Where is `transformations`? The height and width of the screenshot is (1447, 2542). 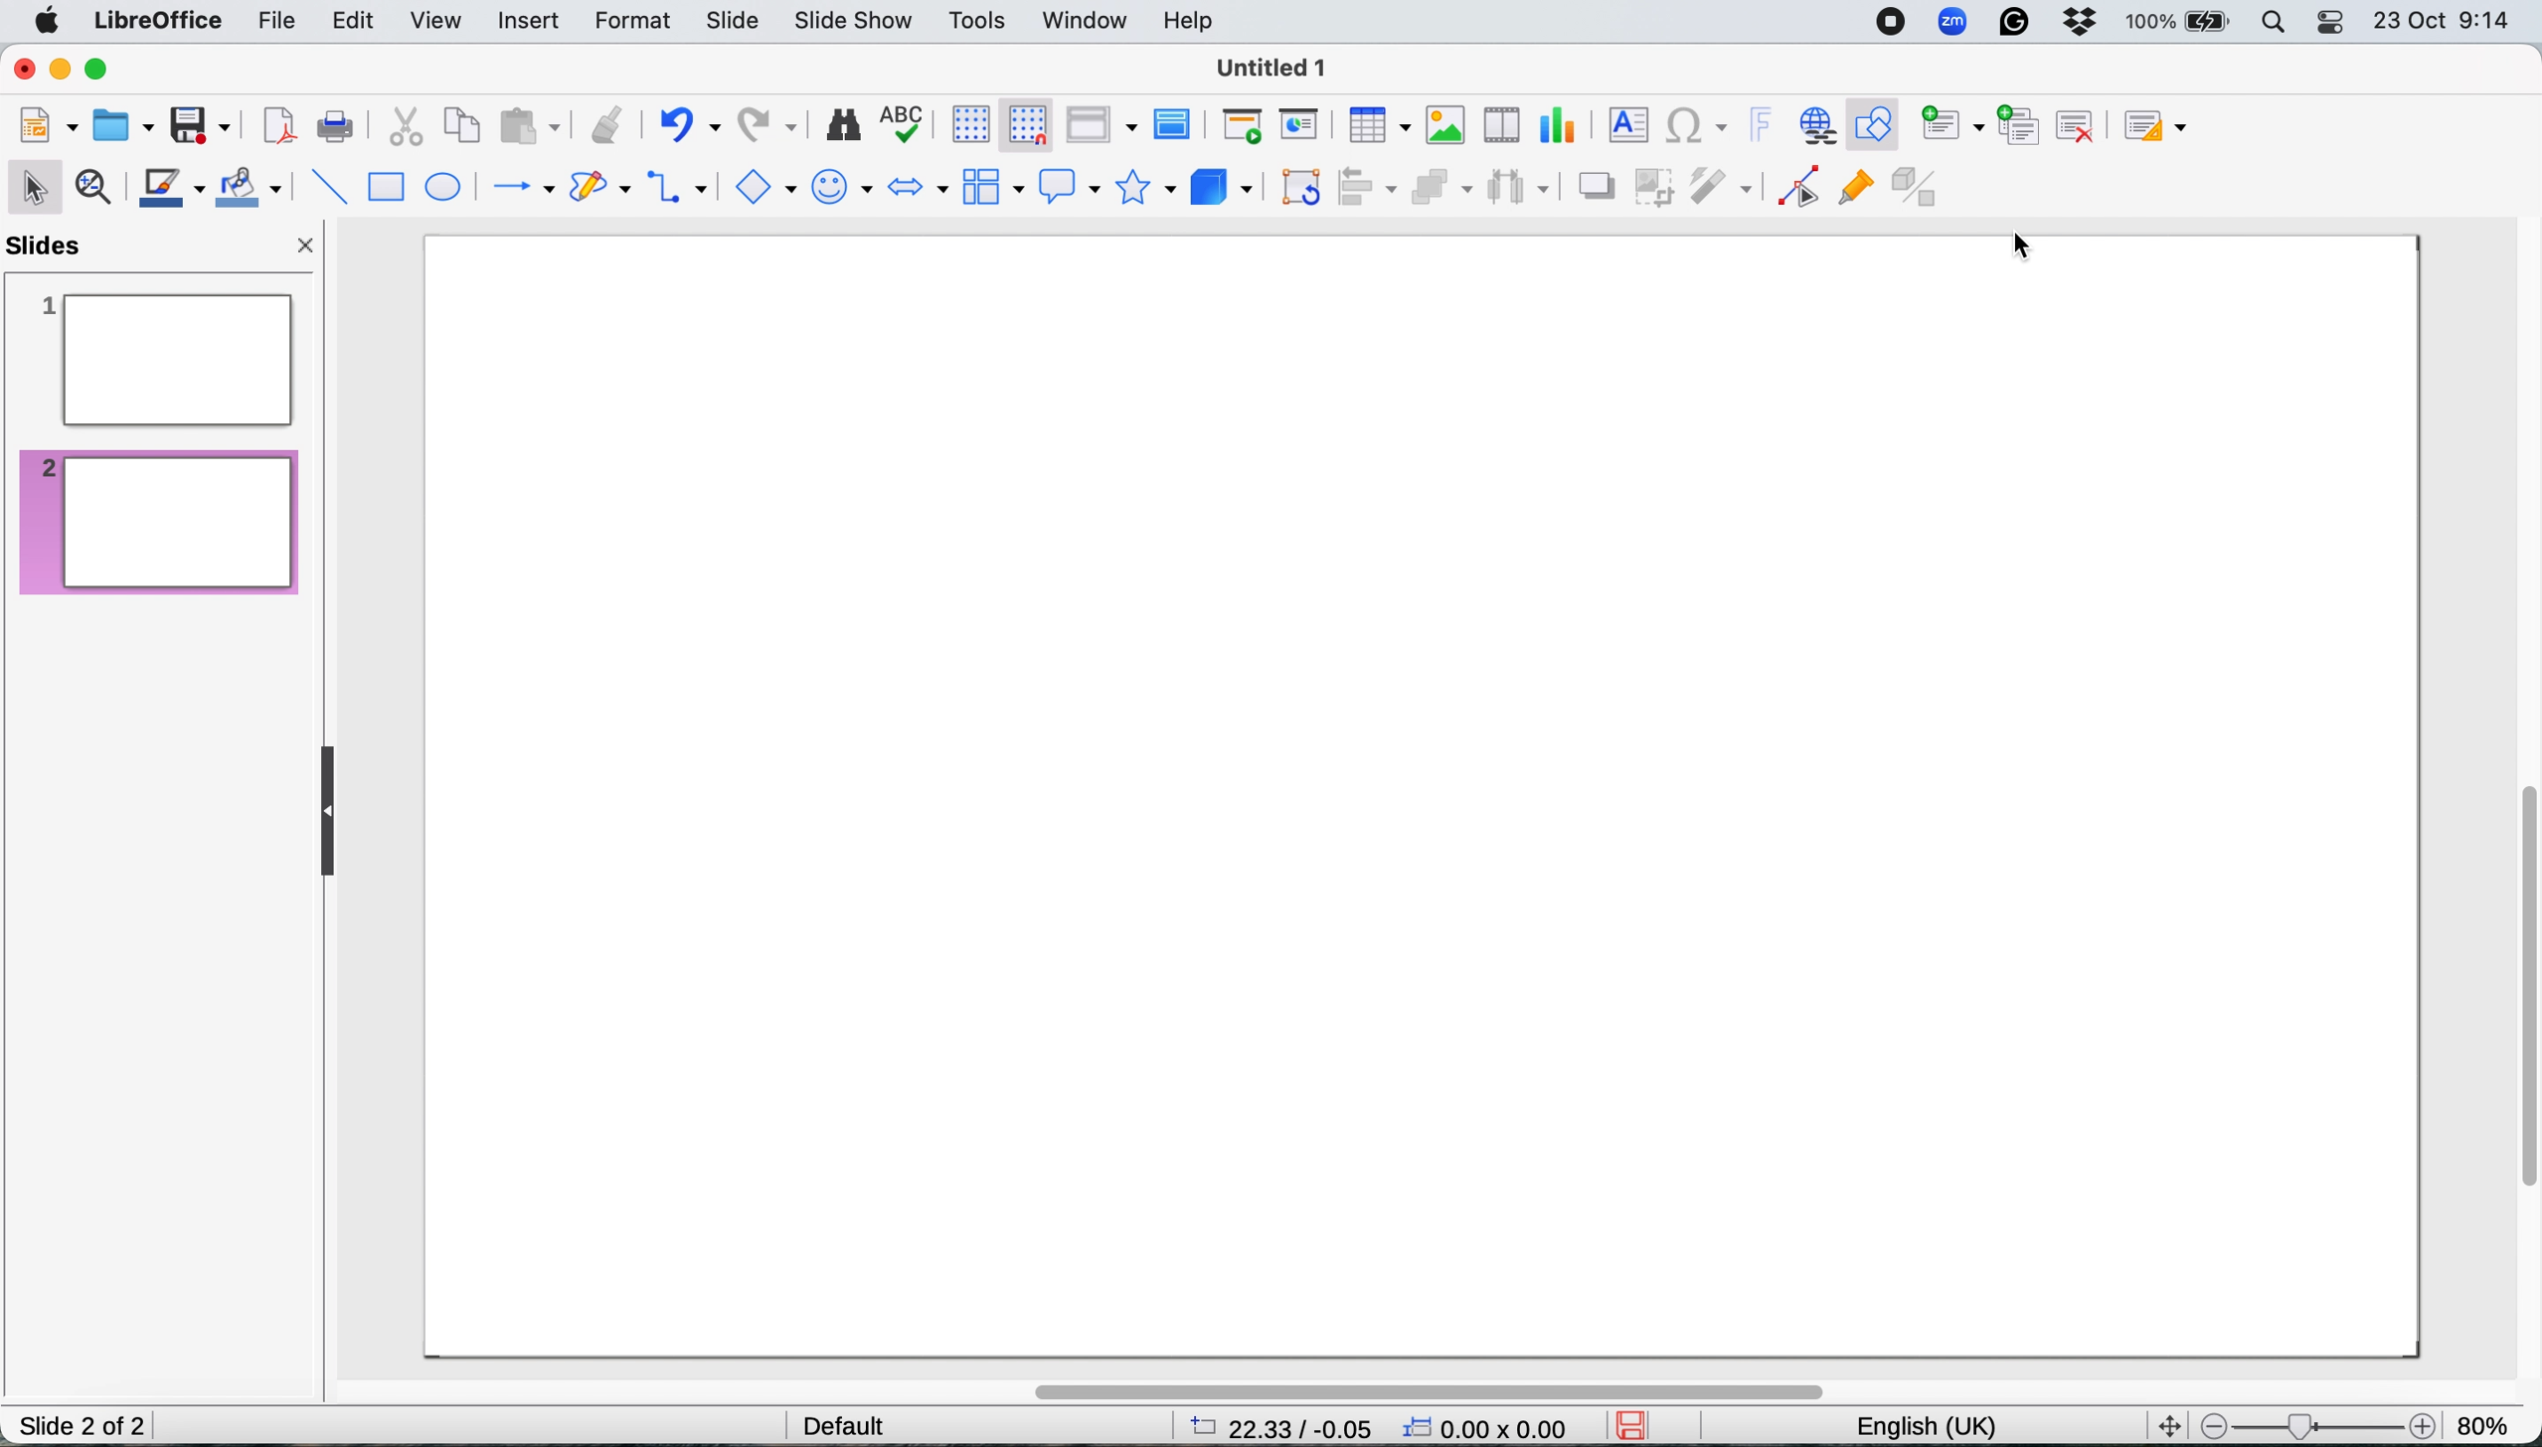 transformations is located at coordinates (1301, 188).